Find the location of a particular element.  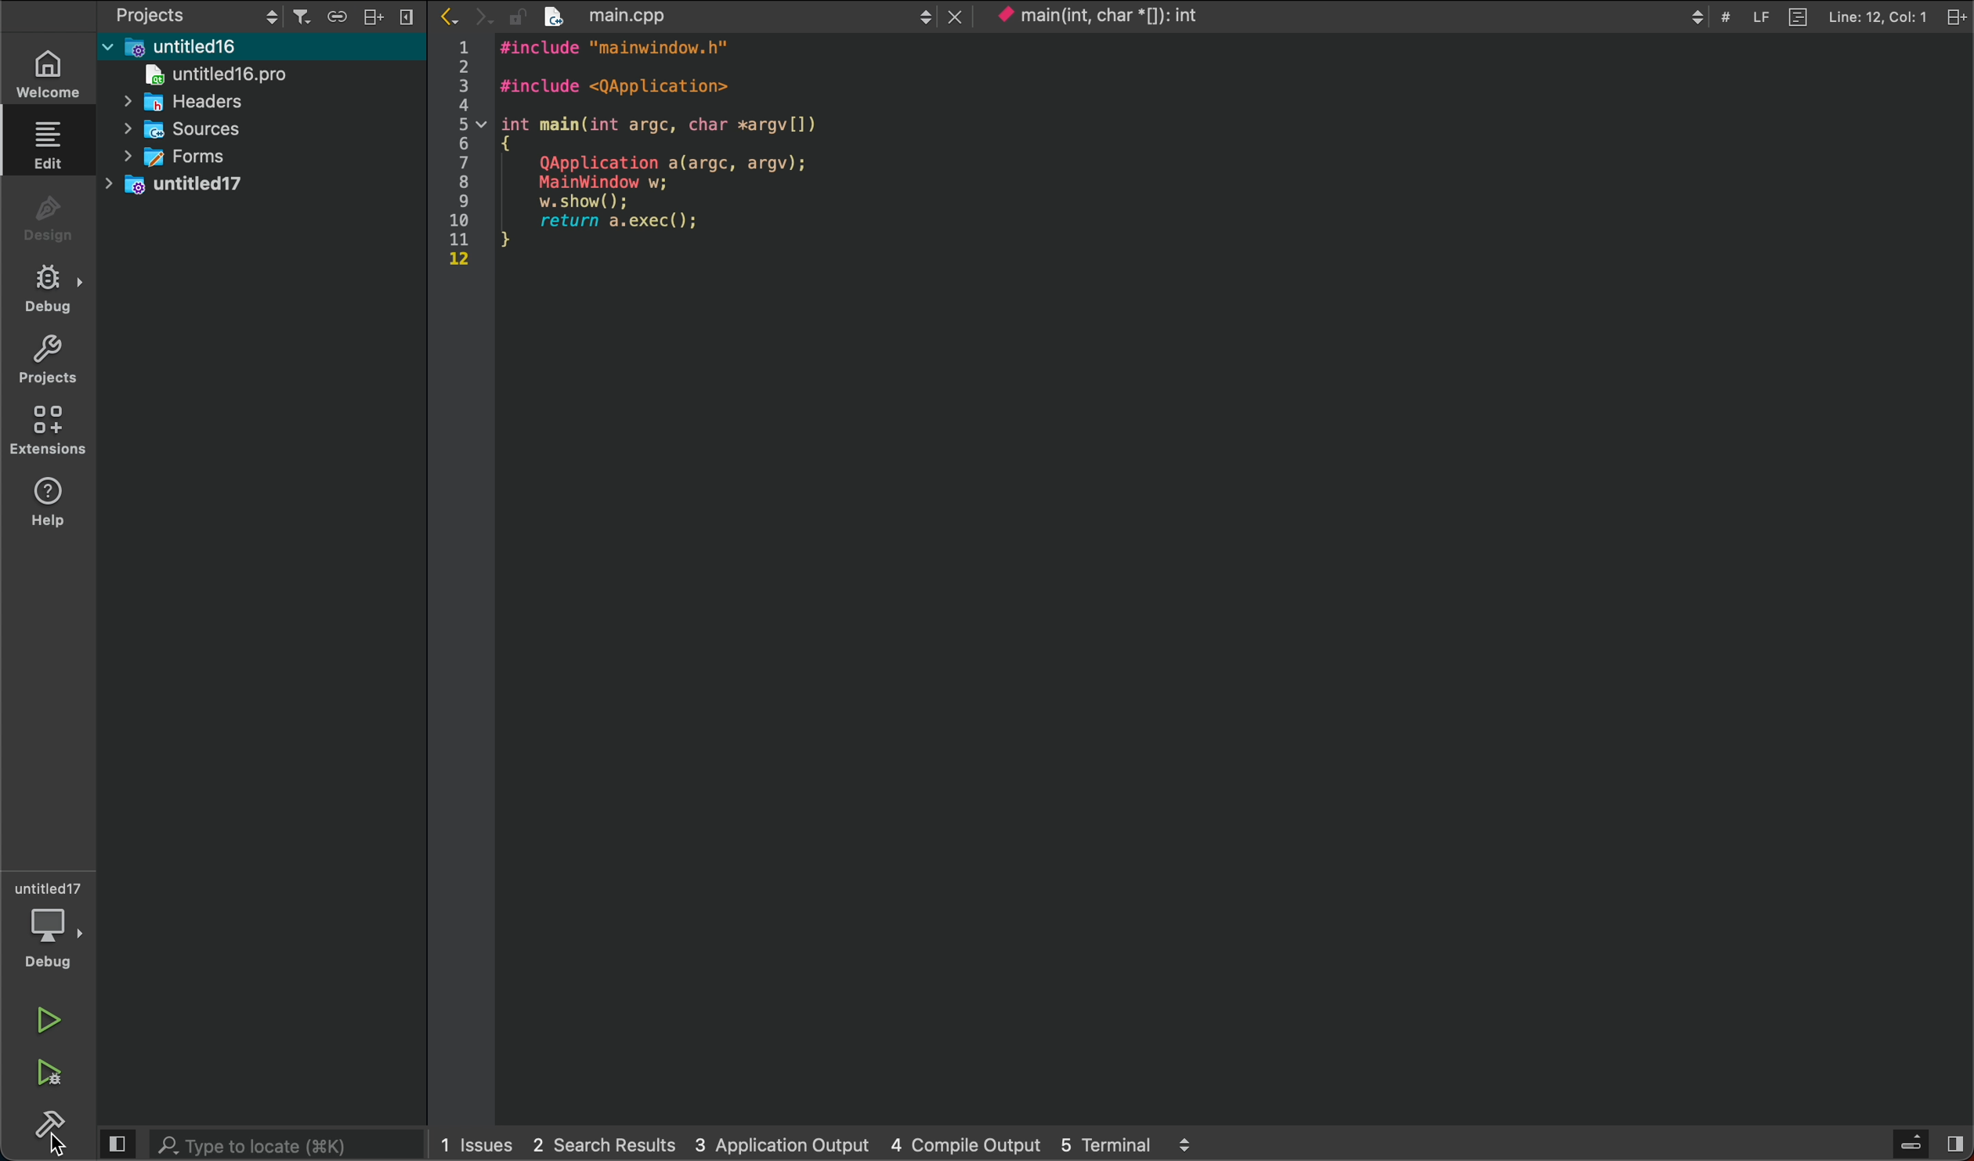

file settings  is located at coordinates (1957, 14).